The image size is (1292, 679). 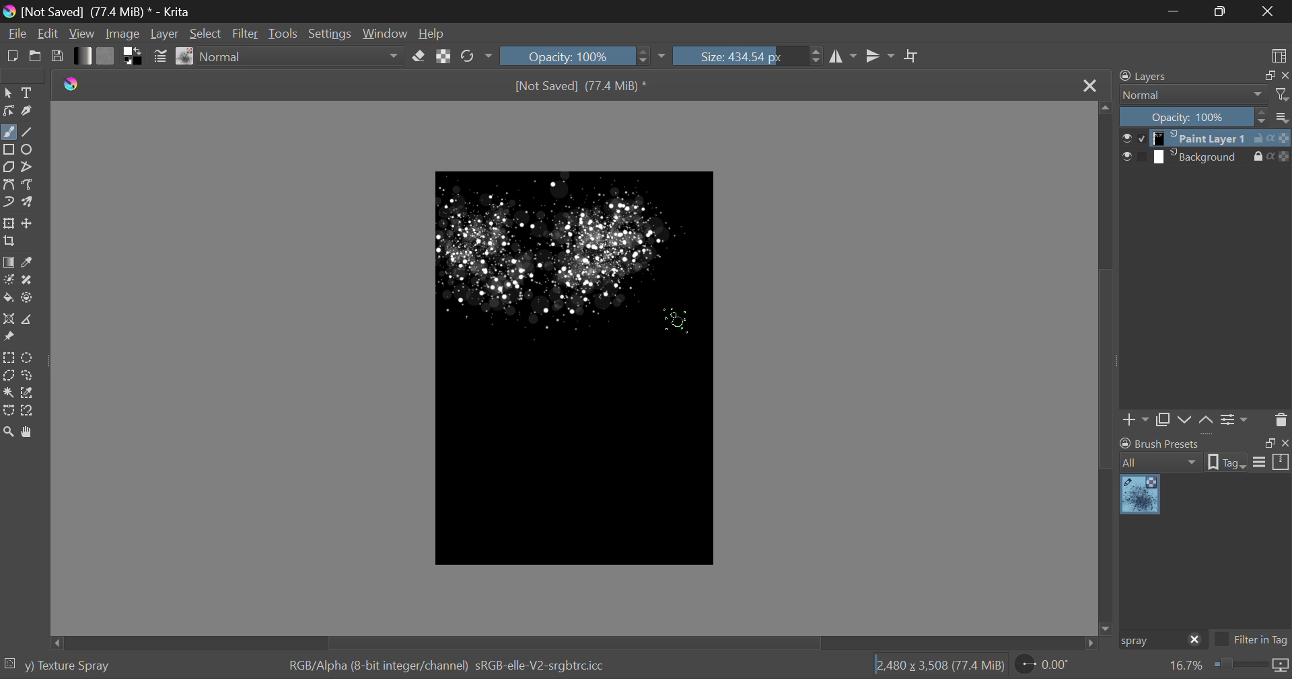 I want to click on New, so click(x=12, y=56).